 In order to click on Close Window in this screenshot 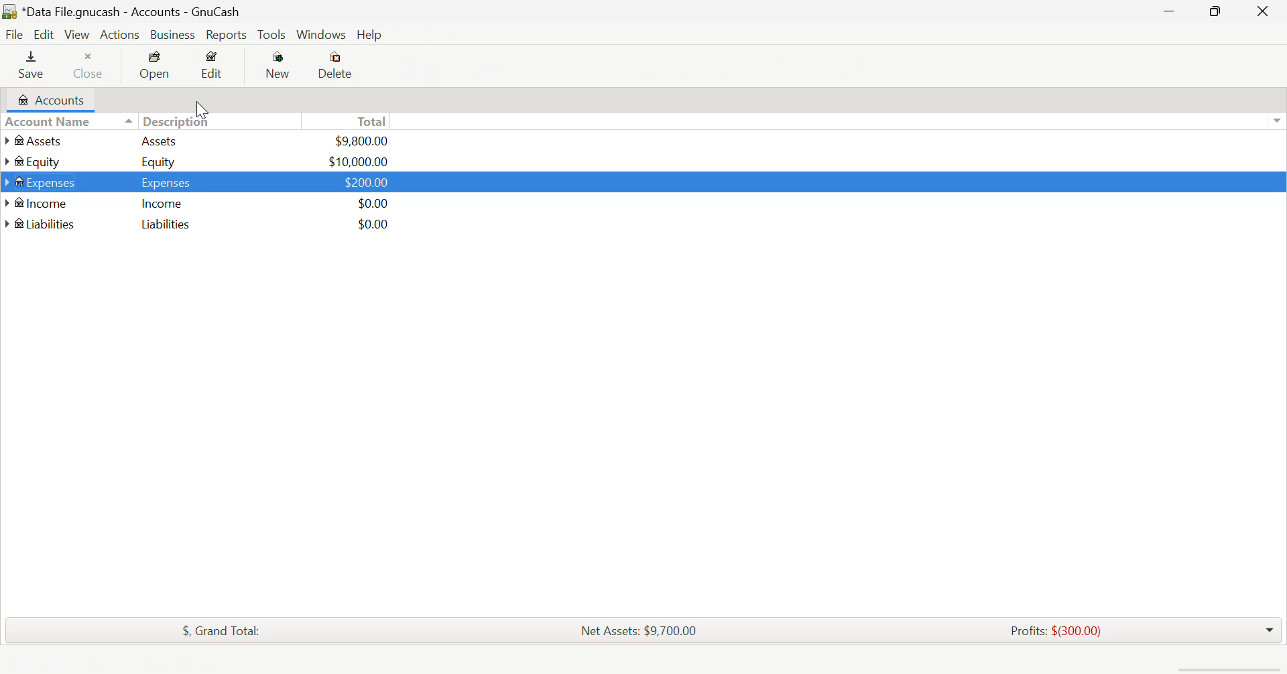, I will do `click(1264, 11)`.